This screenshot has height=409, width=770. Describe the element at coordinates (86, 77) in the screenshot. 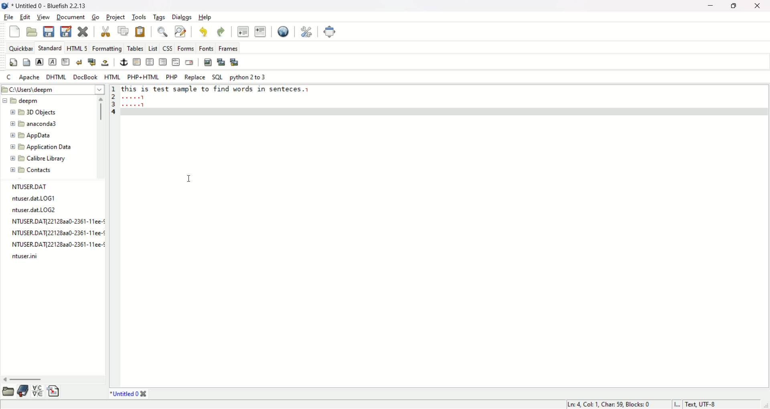

I see `DocBook` at that location.